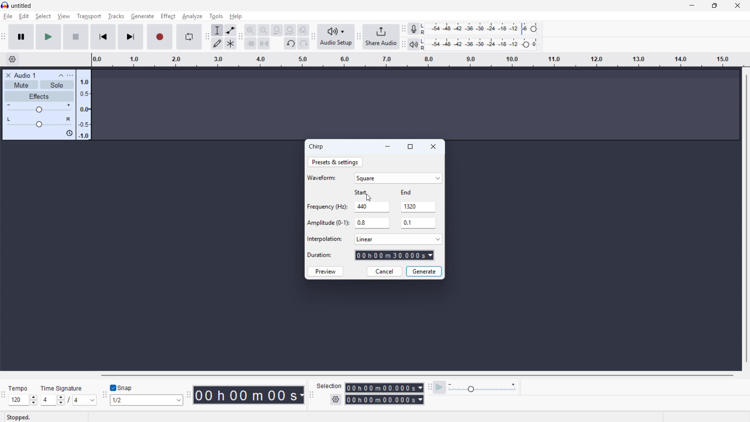  Describe the element at coordinates (482, 29) in the screenshot. I see `Recording level` at that location.